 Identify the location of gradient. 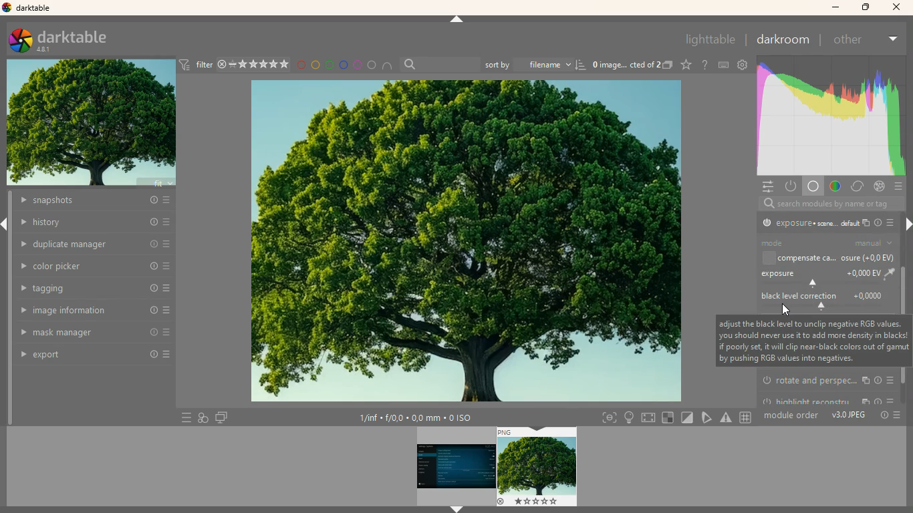
(837, 186).